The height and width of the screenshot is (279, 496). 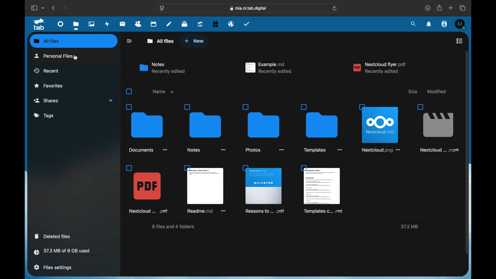 What do you see at coordinates (40, 24) in the screenshot?
I see `tab` at bounding box center [40, 24].